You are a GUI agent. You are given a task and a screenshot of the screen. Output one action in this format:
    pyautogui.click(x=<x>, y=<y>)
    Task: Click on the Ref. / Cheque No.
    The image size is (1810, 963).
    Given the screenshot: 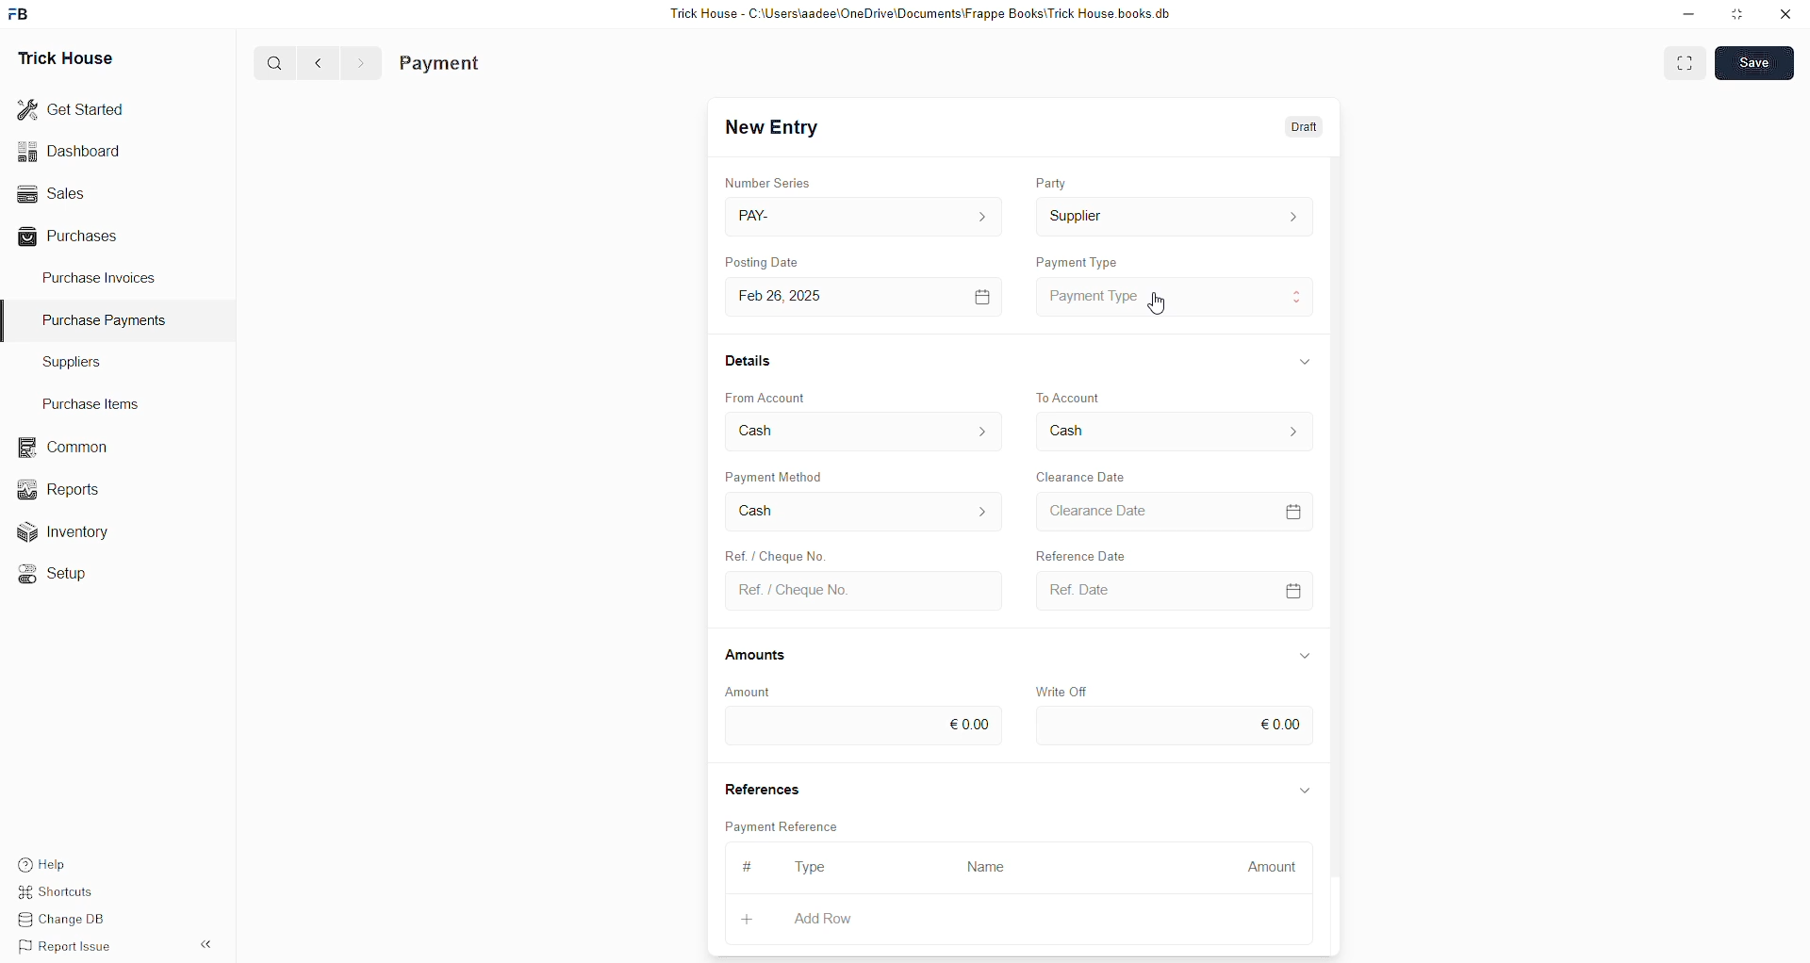 What is the action you would take?
    pyautogui.click(x=785, y=556)
    